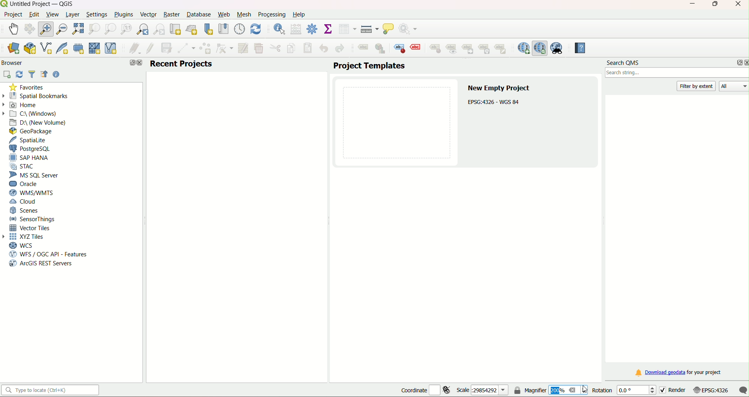  I want to click on C:\ (windows), so click(35, 113).